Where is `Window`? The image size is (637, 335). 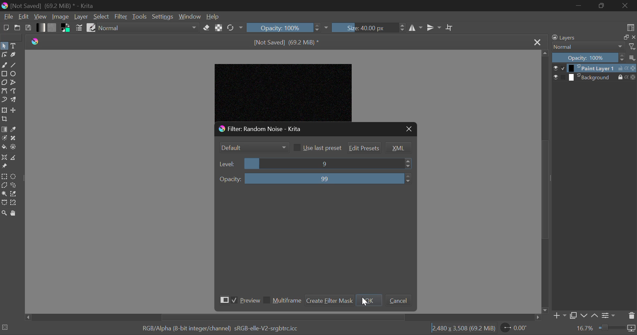
Window is located at coordinates (189, 16).